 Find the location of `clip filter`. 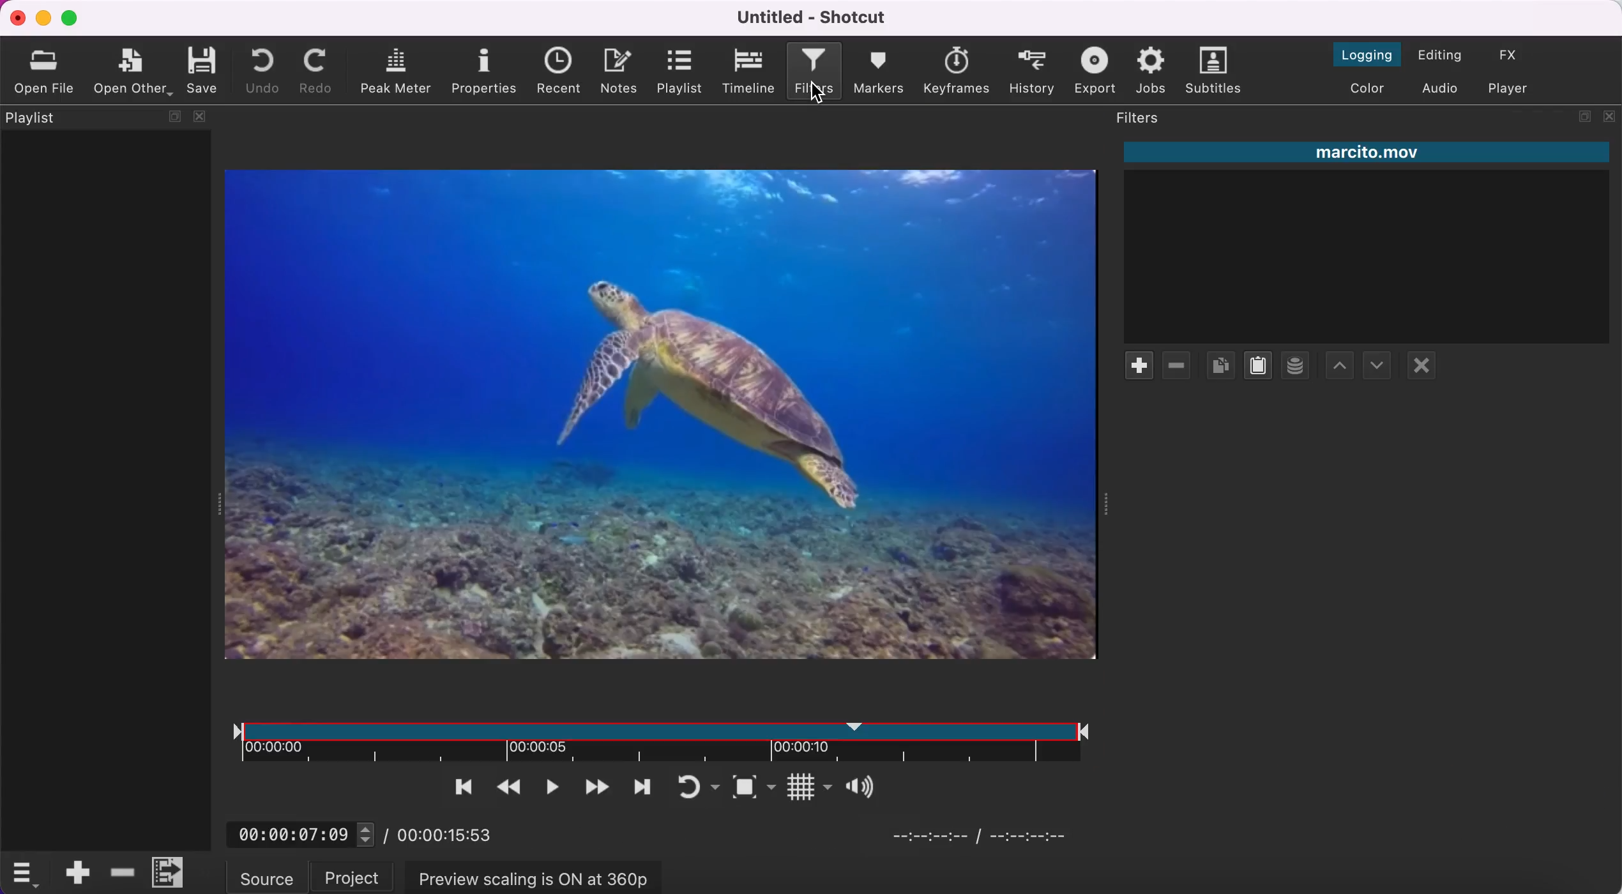

clip filter is located at coordinates (1370, 252).